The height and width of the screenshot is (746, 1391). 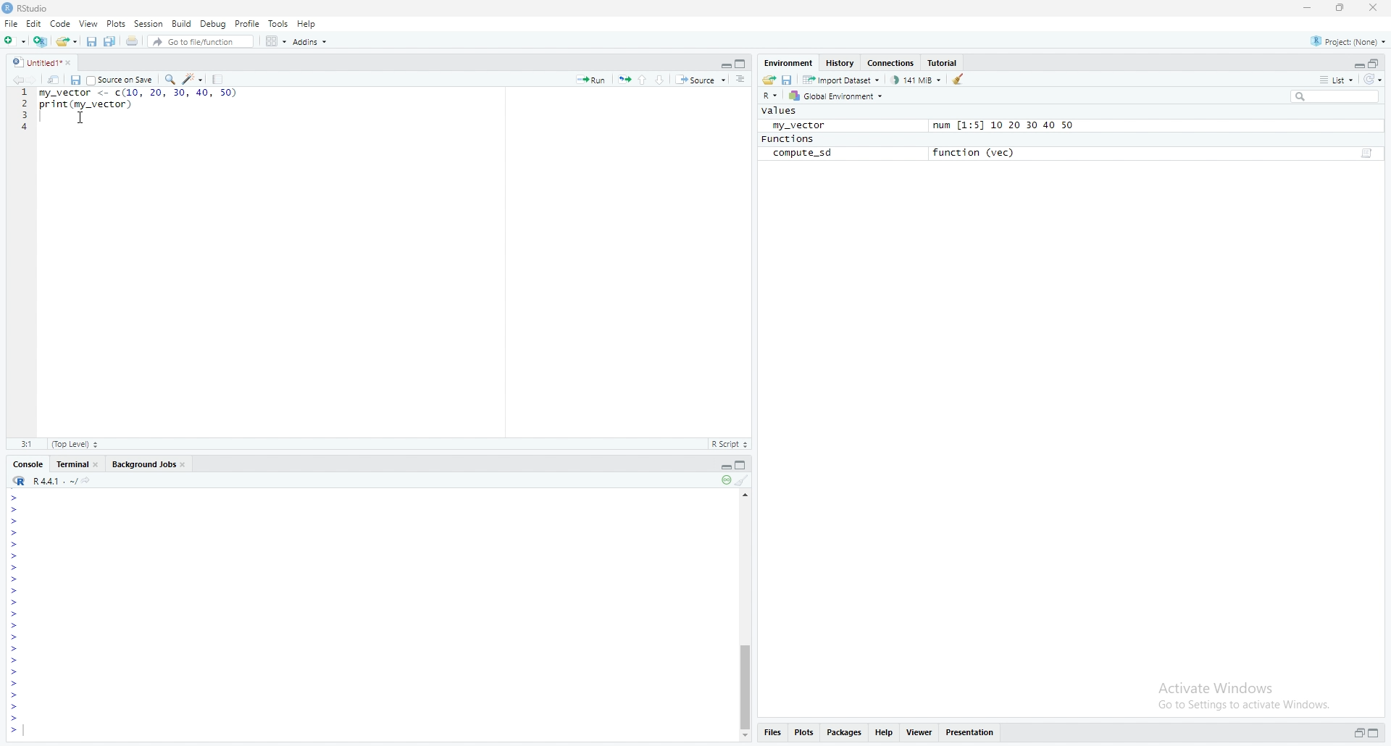 What do you see at coordinates (12, 567) in the screenshot?
I see `prompt cursor` at bounding box center [12, 567].